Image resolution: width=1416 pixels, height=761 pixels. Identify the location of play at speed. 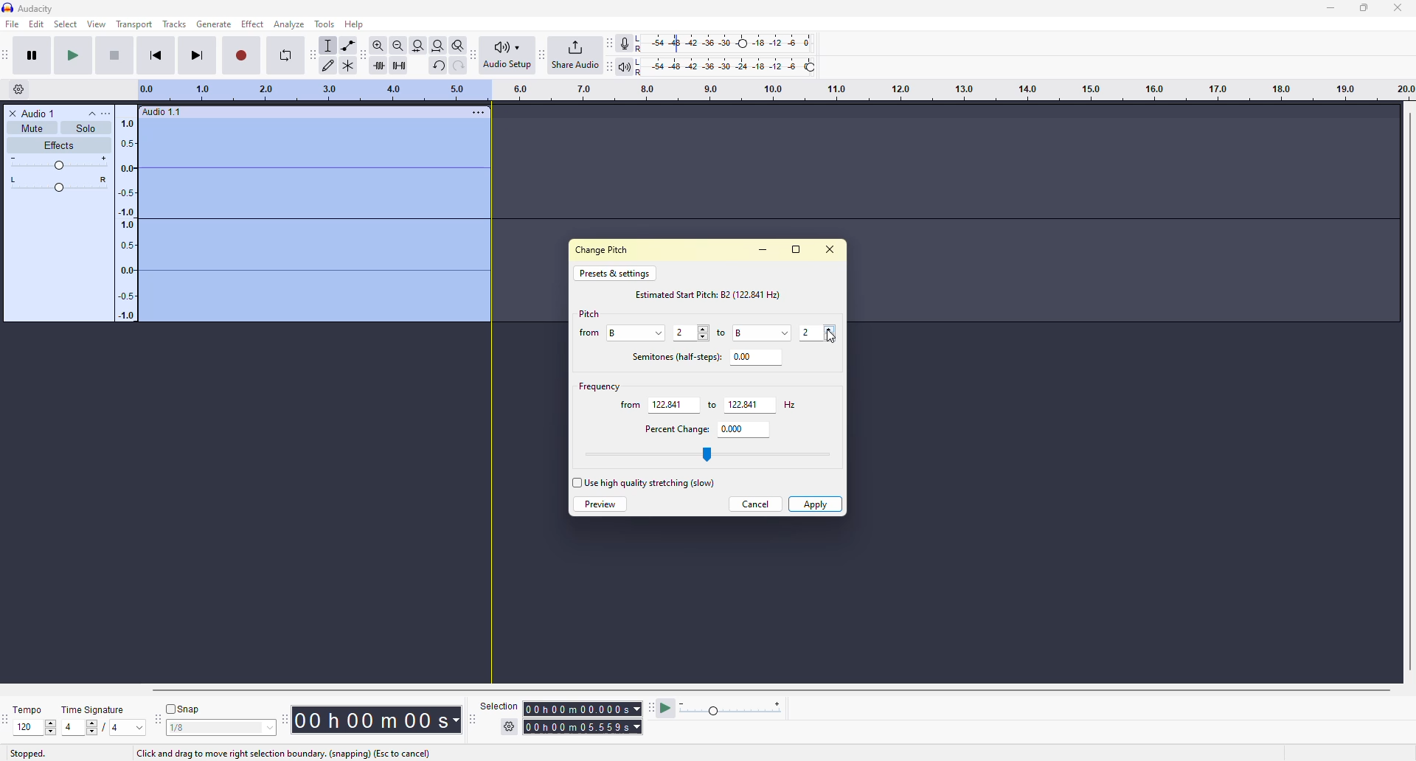
(667, 708).